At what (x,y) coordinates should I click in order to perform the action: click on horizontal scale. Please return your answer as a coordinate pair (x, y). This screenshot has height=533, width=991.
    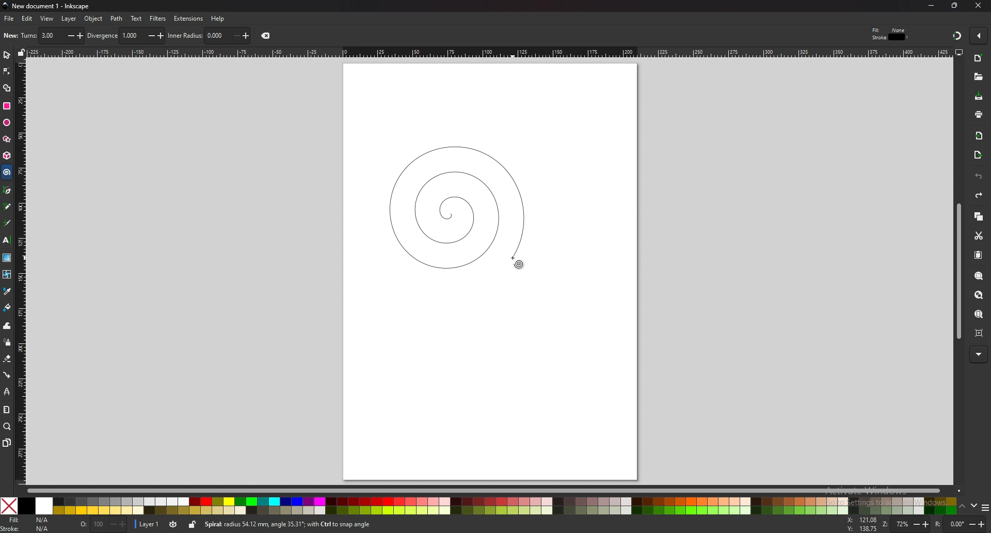
    Looking at the image, I should click on (488, 52).